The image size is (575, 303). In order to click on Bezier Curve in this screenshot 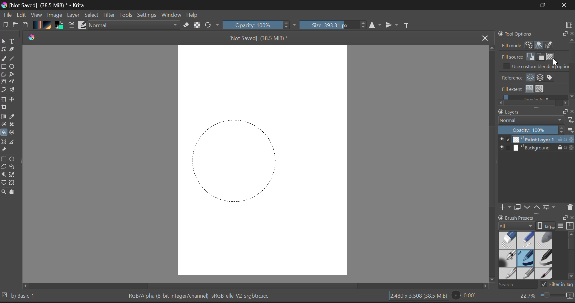, I will do `click(4, 82)`.